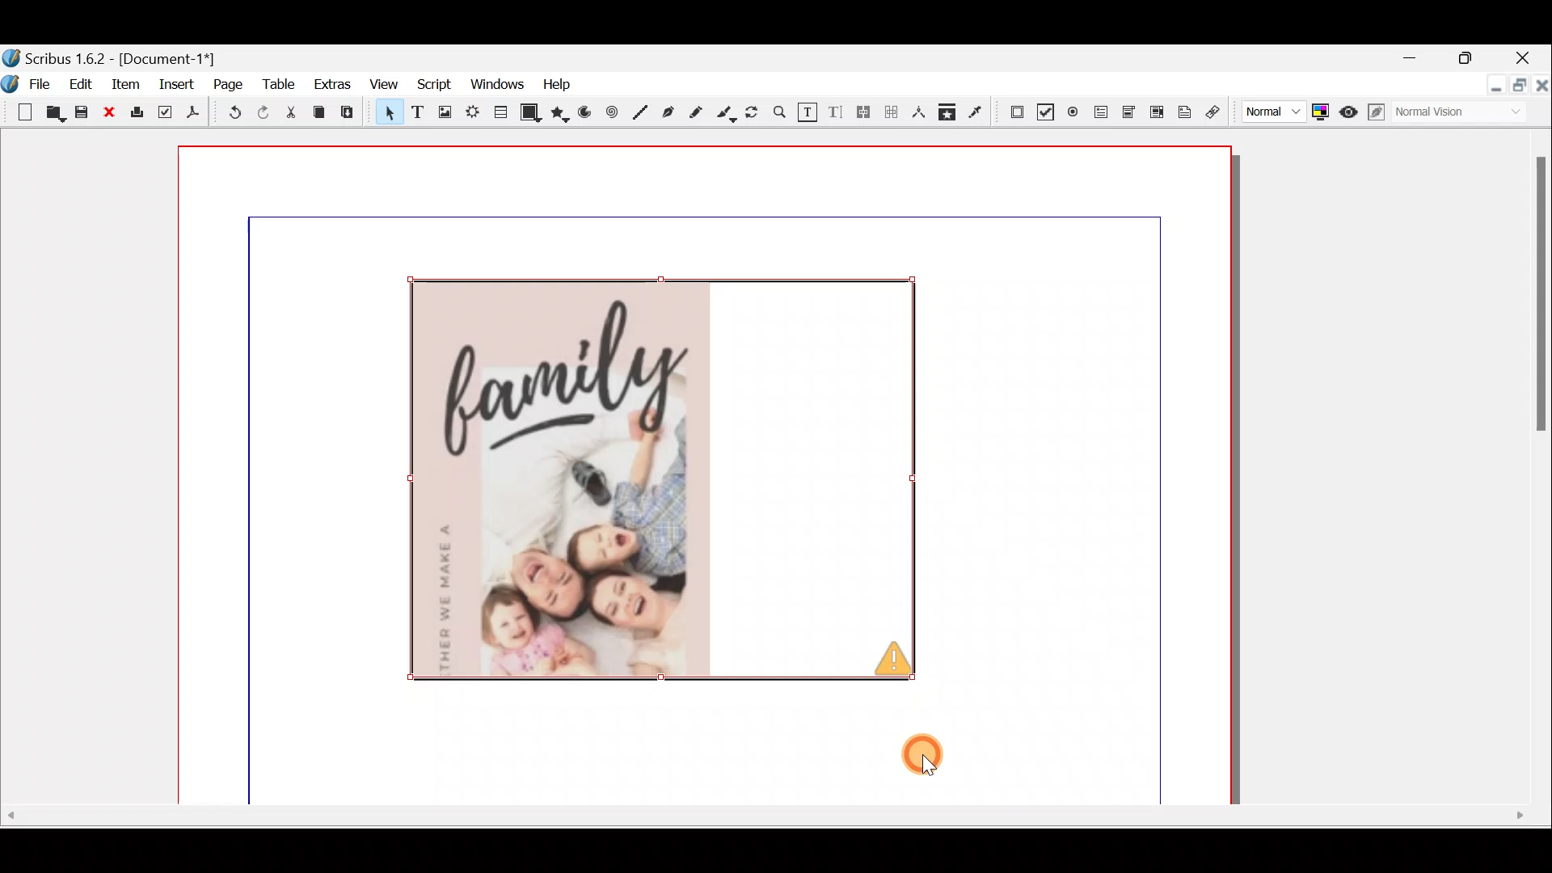 The image size is (1552, 873). What do you see at coordinates (123, 83) in the screenshot?
I see `Item` at bounding box center [123, 83].